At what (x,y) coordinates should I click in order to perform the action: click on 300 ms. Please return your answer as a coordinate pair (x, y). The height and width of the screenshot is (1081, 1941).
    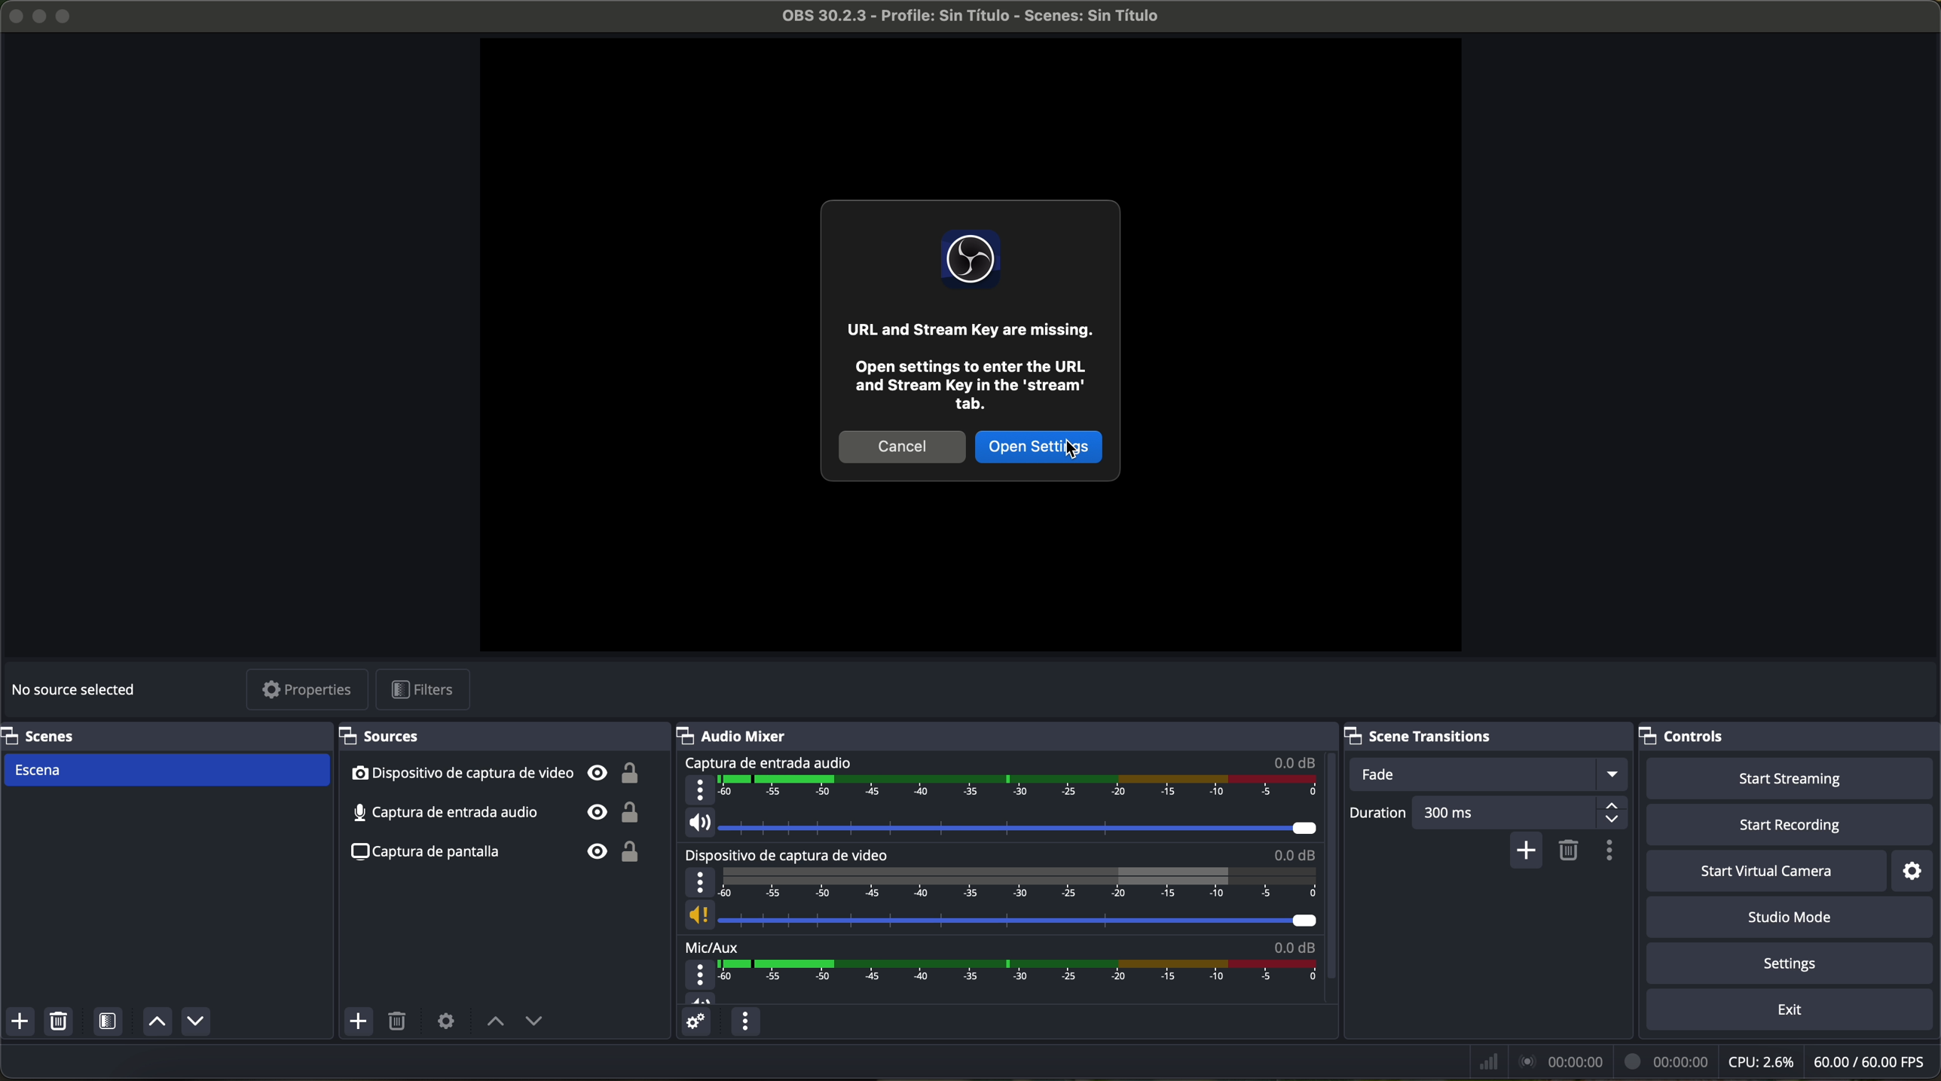
    Looking at the image, I should click on (1519, 814).